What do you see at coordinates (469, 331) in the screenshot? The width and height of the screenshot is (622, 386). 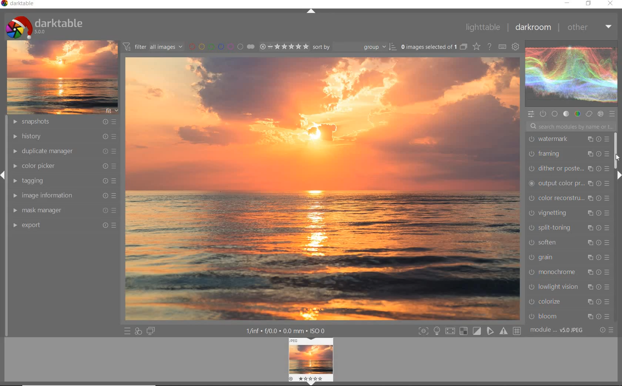 I see `TOGGLE MODE` at bounding box center [469, 331].